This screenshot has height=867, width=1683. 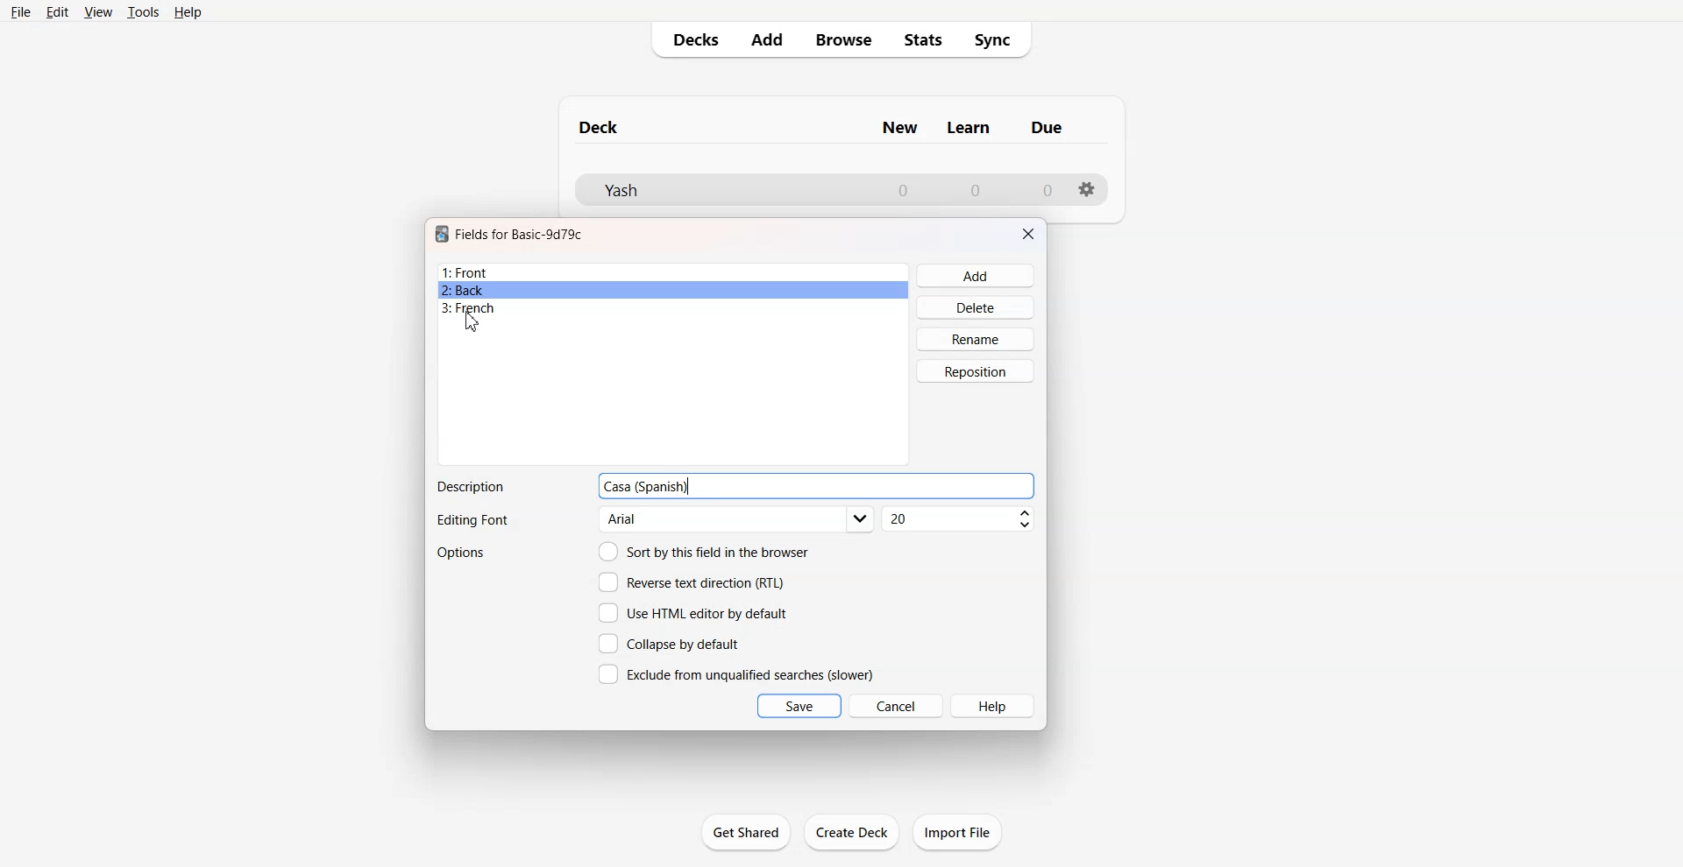 I want to click on Close, so click(x=1028, y=234).